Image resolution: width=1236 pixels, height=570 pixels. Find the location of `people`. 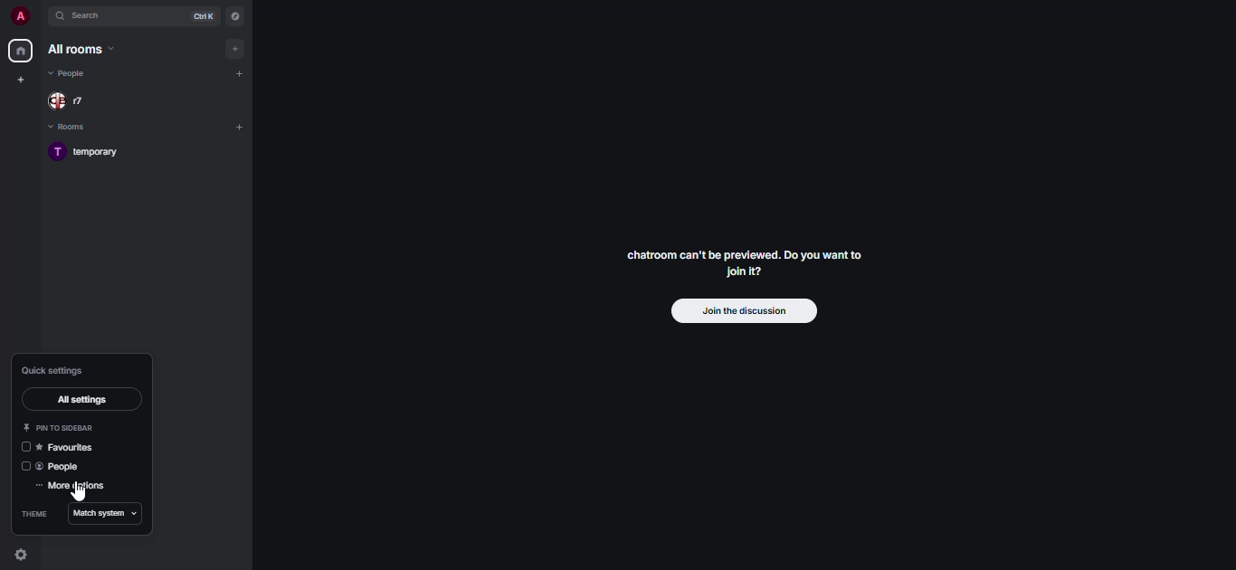

people is located at coordinates (62, 467).